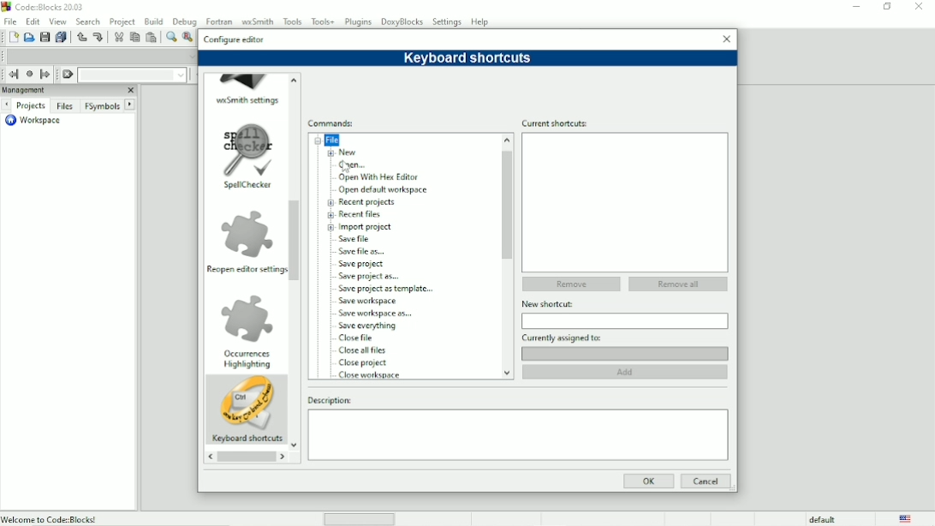 This screenshot has width=935, height=526. Describe the element at coordinates (295, 446) in the screenshot. I see `Down` at that location.